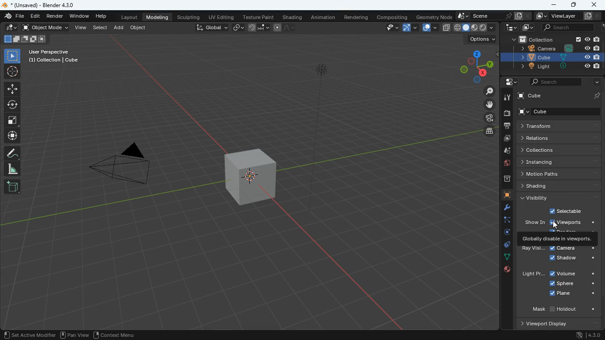  Describe the element at coordinates (504, 195) in the screenshot. I see `cube` at that location.